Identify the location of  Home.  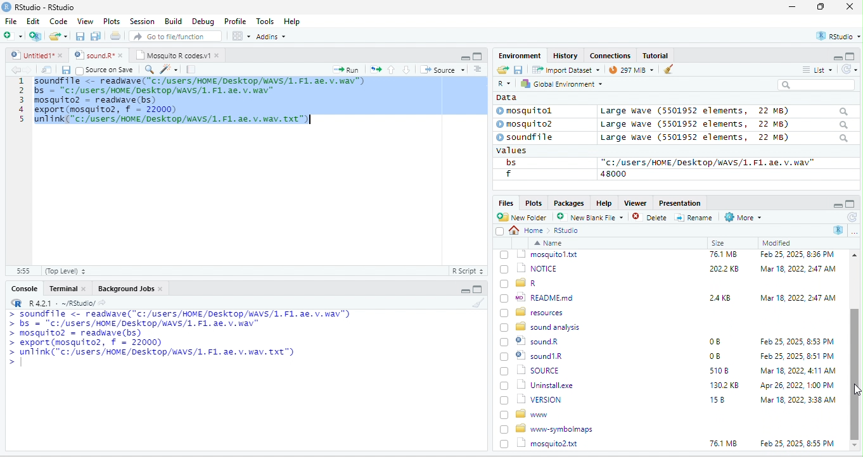
(530, 230).